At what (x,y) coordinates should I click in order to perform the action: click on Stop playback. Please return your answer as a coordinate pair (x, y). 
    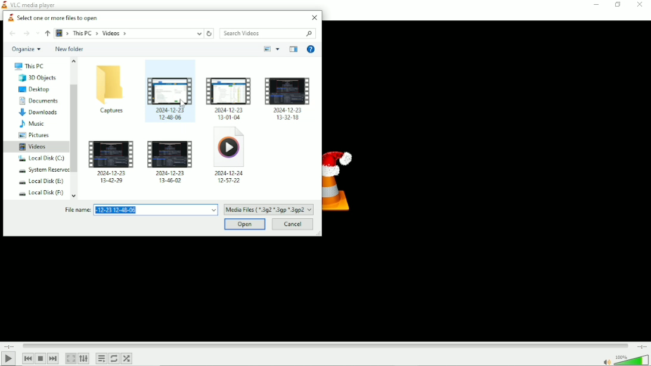
    Looking at the image, I should click on (41, 358).